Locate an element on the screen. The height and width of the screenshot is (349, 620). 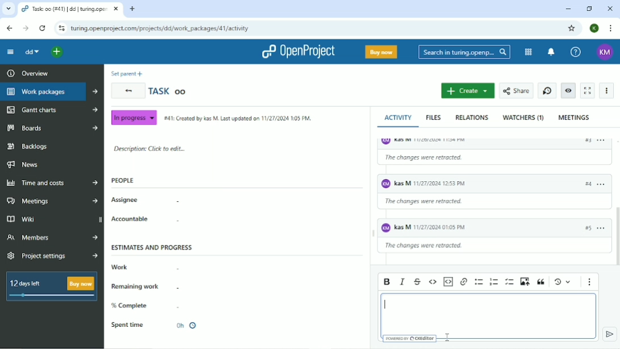
Remaining work is located at coordinates (146, 286).